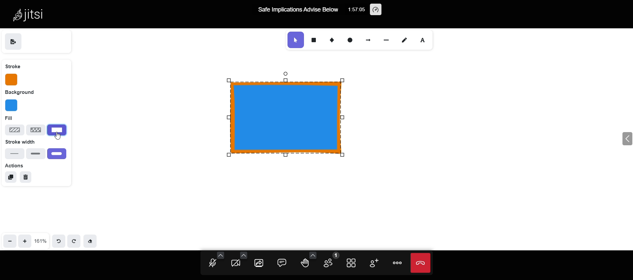 Image resolution: width=633 pixels, height=280 pixels. I want to click on rectangle, so click(312, 40).